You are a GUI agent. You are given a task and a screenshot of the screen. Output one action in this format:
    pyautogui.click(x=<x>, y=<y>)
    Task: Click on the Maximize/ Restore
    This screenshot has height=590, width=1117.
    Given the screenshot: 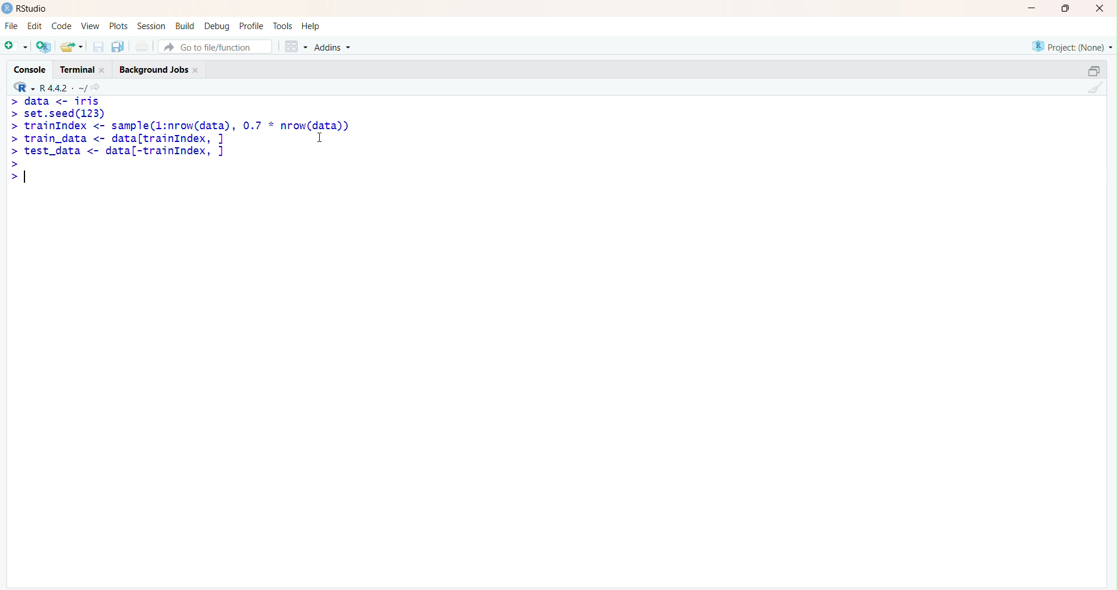 What is the action you would take?
    pyautogui.click(x=1092, y=70)
    